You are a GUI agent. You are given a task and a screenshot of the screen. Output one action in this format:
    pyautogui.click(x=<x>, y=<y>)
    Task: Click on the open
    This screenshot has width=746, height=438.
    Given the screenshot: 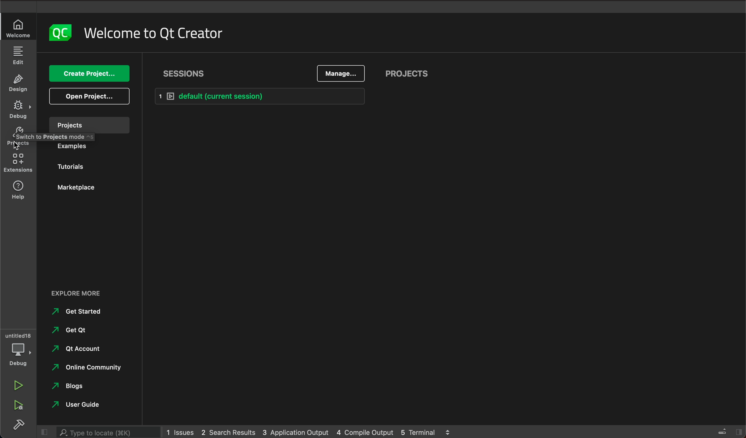 What is the action you would take?
    pyautogui.click(x=89, y=97)
    